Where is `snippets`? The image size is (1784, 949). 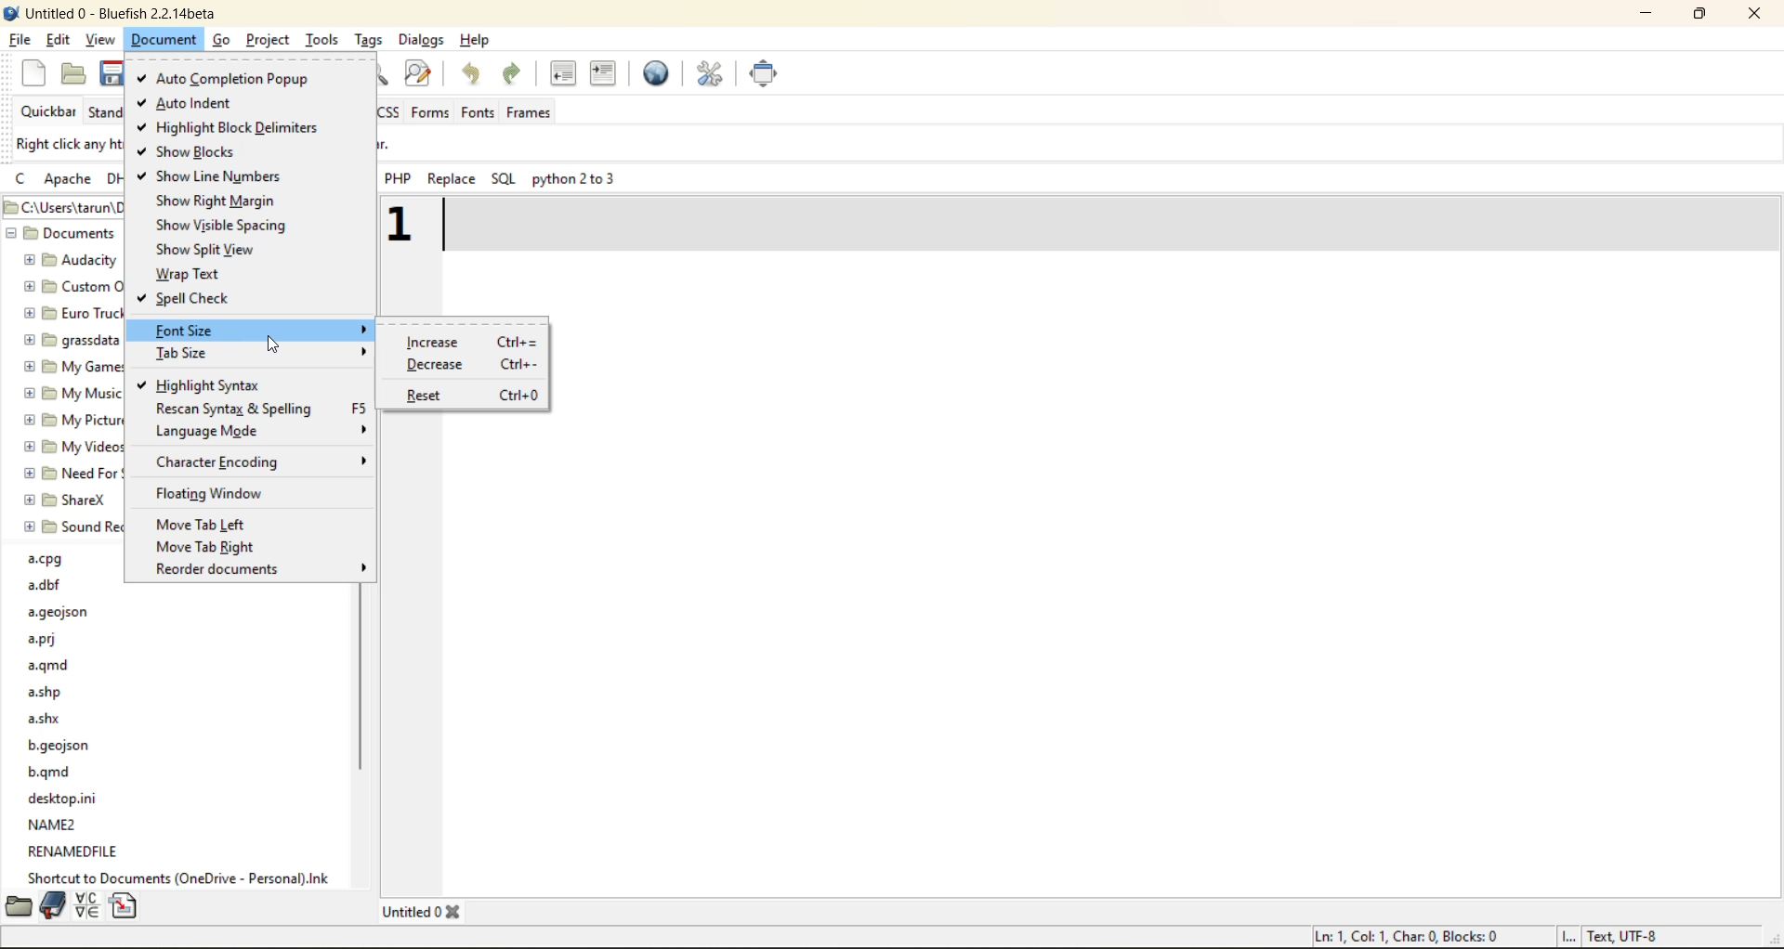
snippets is located at coordinates (125, 905).